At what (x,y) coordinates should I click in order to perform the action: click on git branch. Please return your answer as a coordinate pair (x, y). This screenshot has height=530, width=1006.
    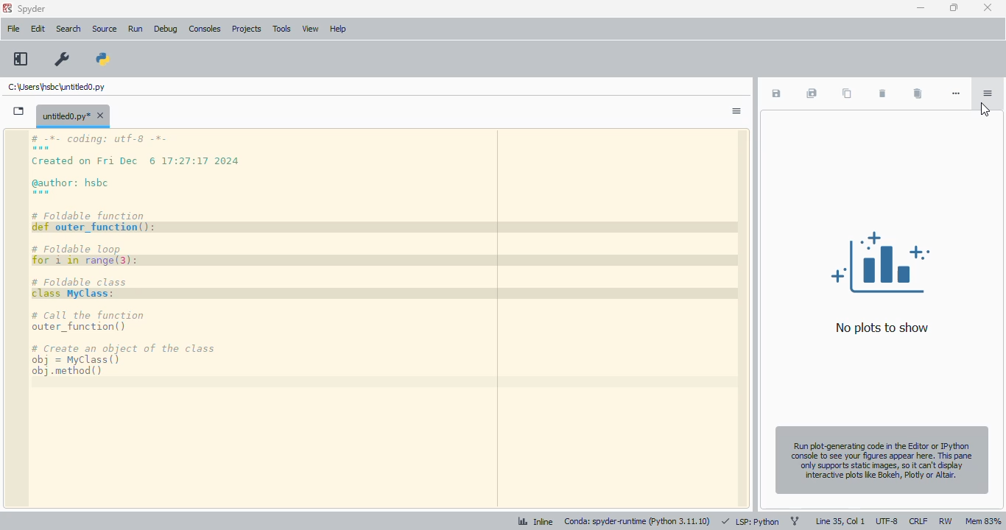
    Looking at the image, I should click on (794, 522).